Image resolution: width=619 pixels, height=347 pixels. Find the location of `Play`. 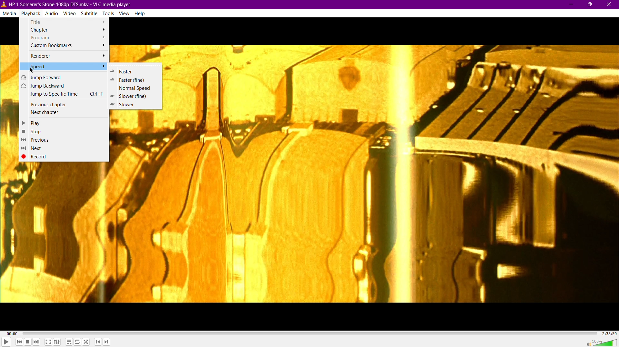

Play is located at coordinates (6, 342).